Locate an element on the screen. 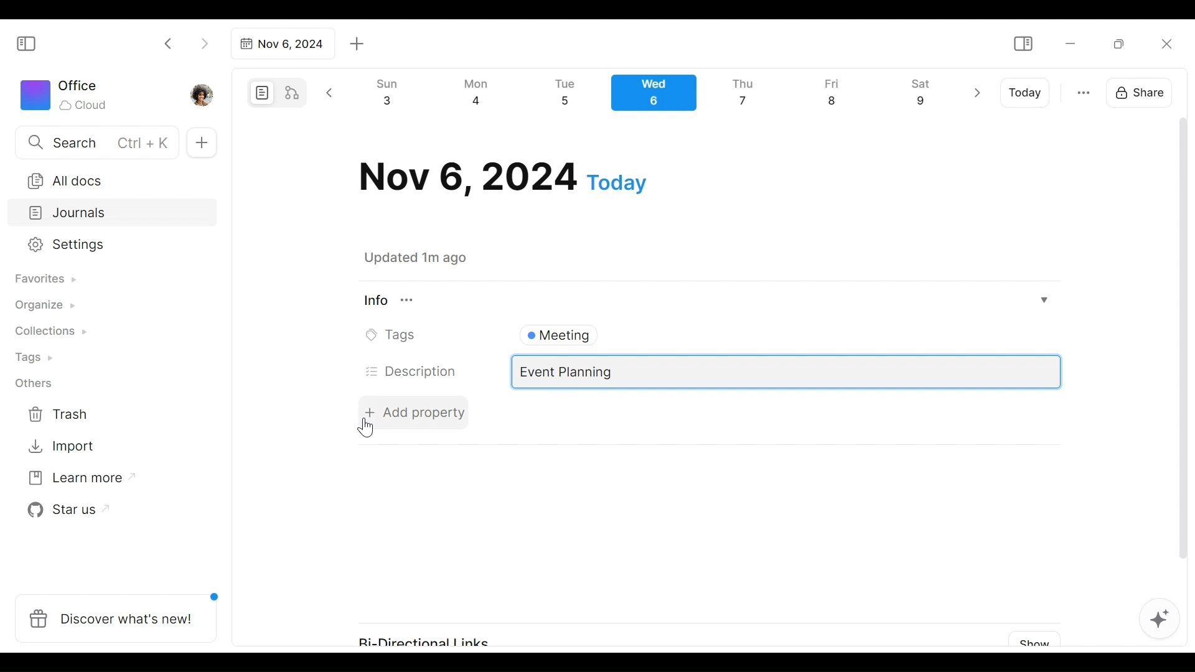 Image resolution: width=1195 pixels, height=672 pixels. Trash is located at coordinates (59, 414).